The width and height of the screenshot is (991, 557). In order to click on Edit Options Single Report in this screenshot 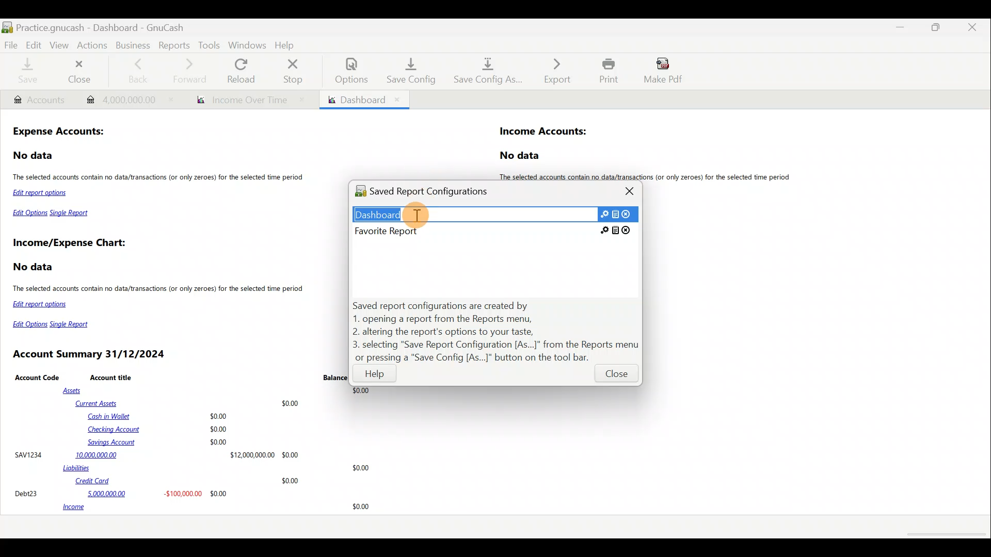, I will do `click(52, 215)`.